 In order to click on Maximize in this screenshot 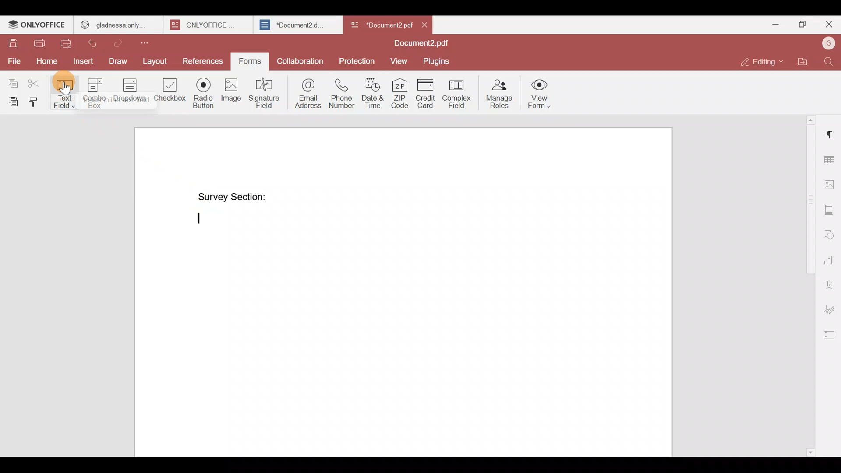, I will do `click(804, 25)`.